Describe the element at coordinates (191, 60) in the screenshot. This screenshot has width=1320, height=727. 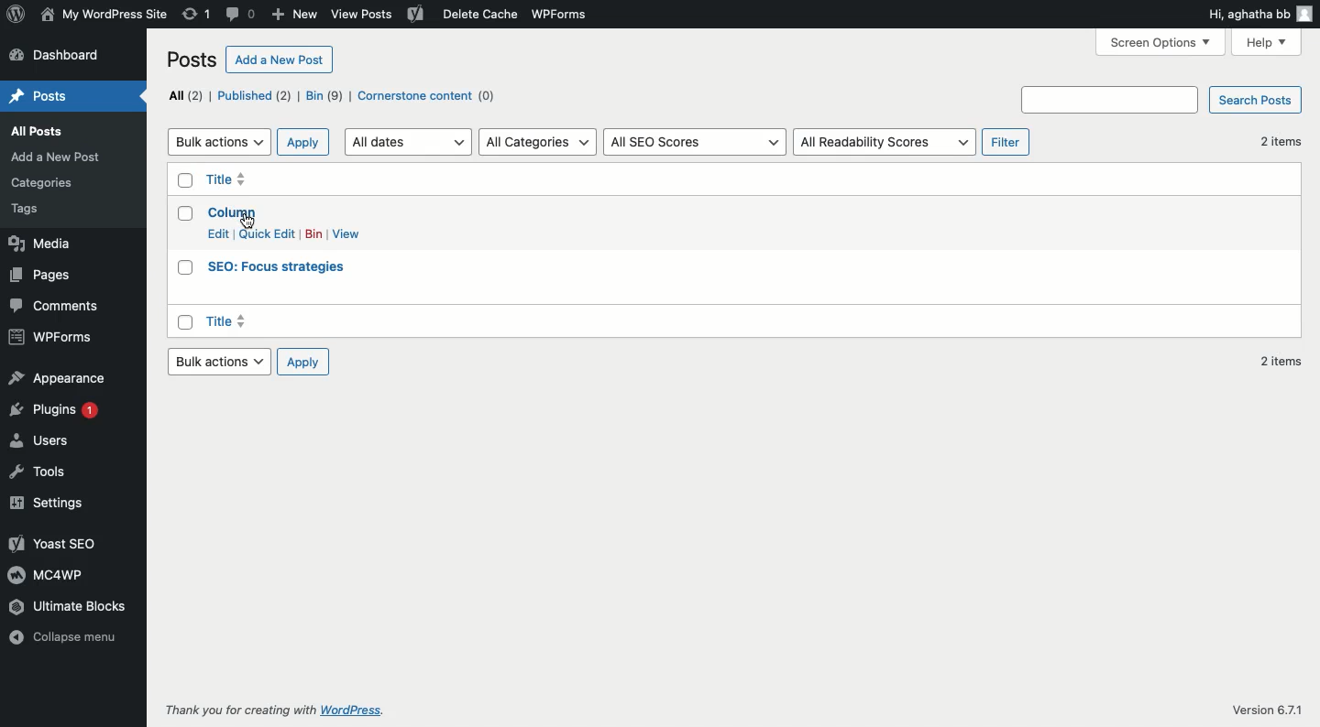
I see `Posts` at that location.